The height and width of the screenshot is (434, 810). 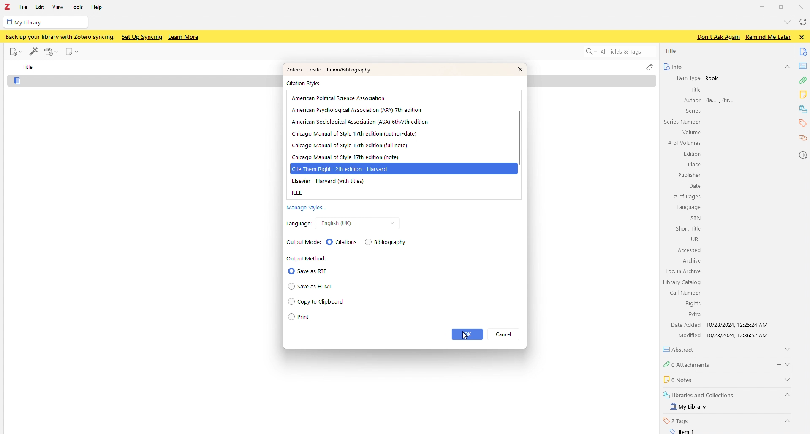 I want to click on Don’t Ask Again, so click(x=716, y=37).